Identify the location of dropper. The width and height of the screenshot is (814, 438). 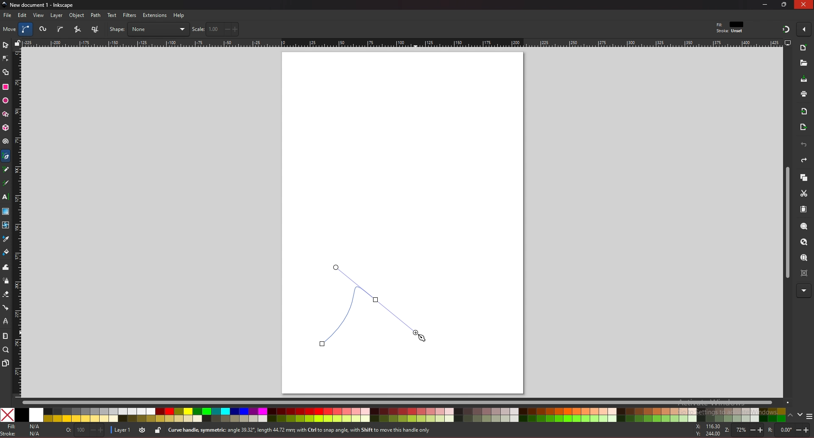
(6, 239).